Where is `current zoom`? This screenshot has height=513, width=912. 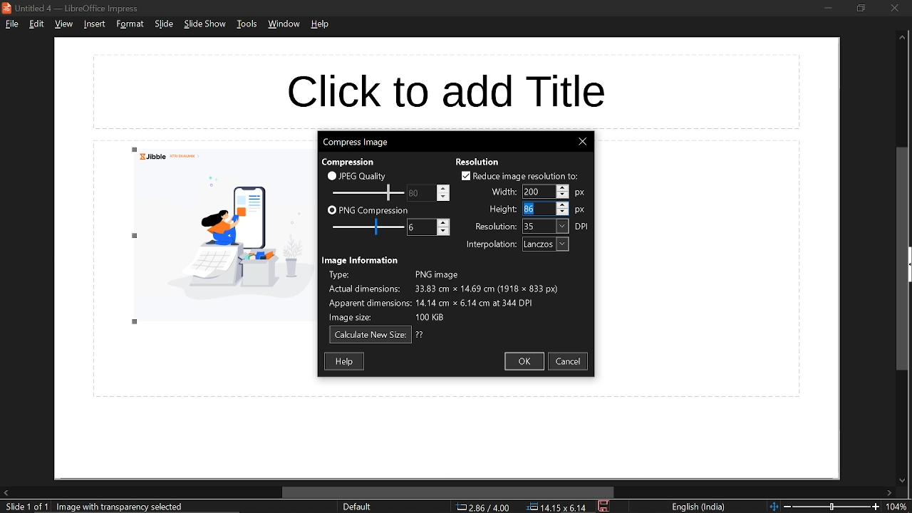 current zoom is located at coordinates (899, 507).